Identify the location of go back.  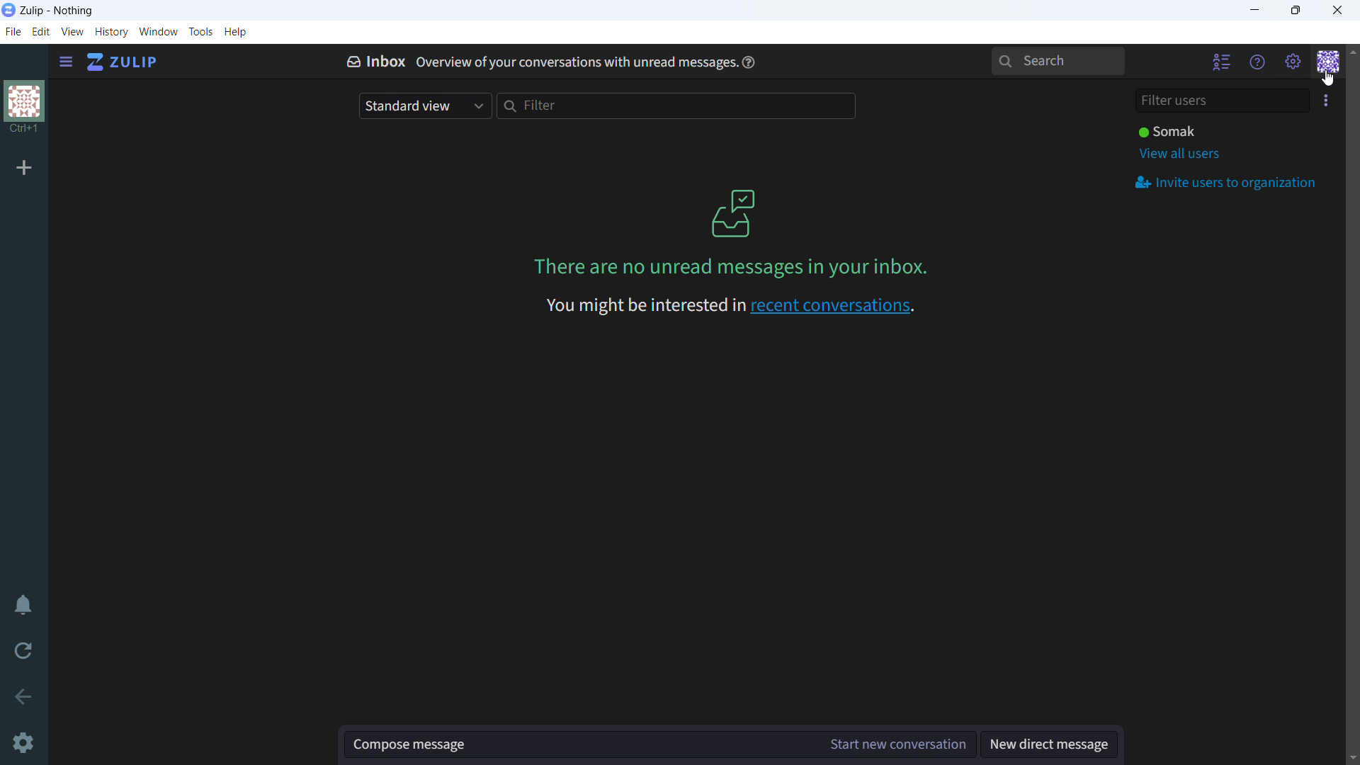
(23, 697).